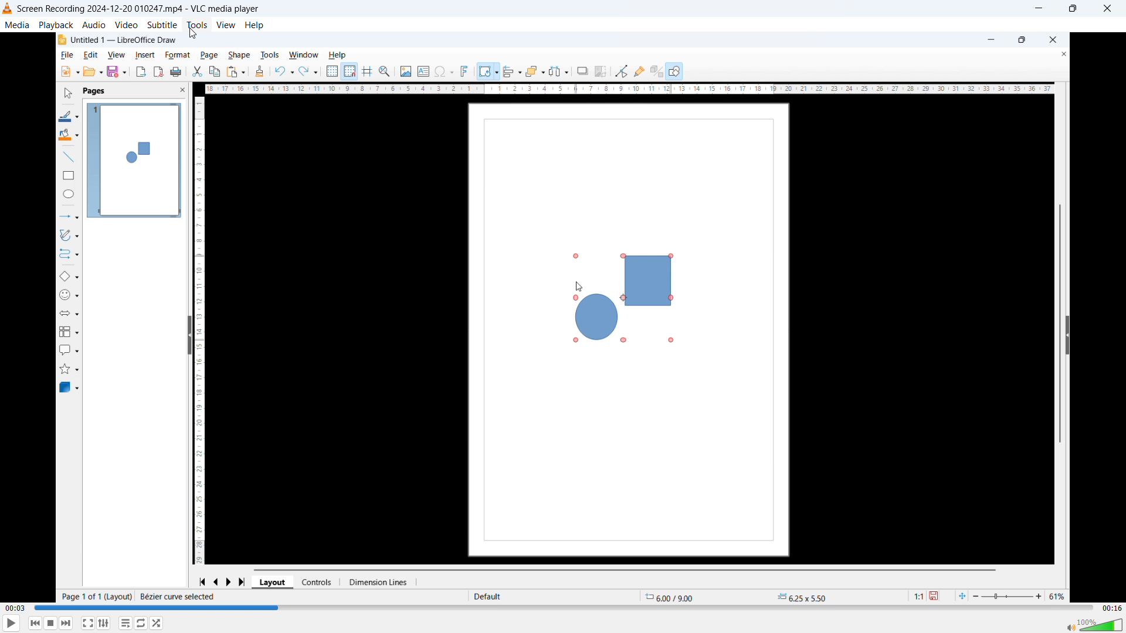 This screenshot has width=1126, height=633. I want to click on view, so click(226, 25).